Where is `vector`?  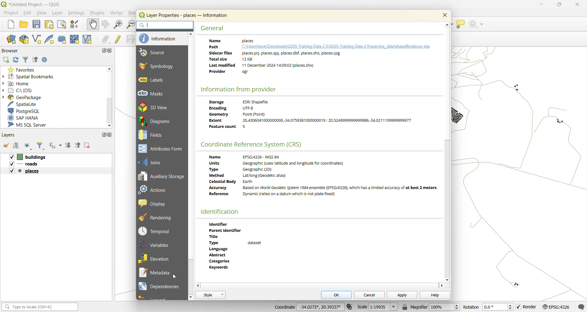 vector is located at coordinates (117, 13).